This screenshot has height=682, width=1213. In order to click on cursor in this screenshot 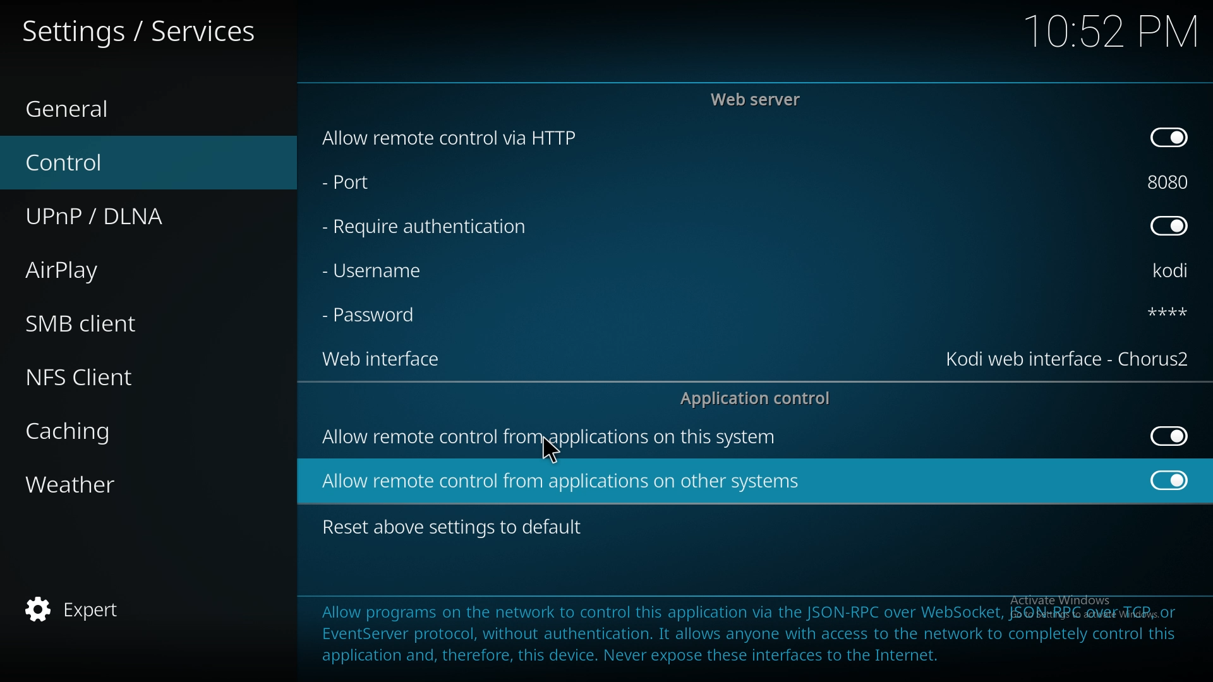, I will do `click(550, 452)`.